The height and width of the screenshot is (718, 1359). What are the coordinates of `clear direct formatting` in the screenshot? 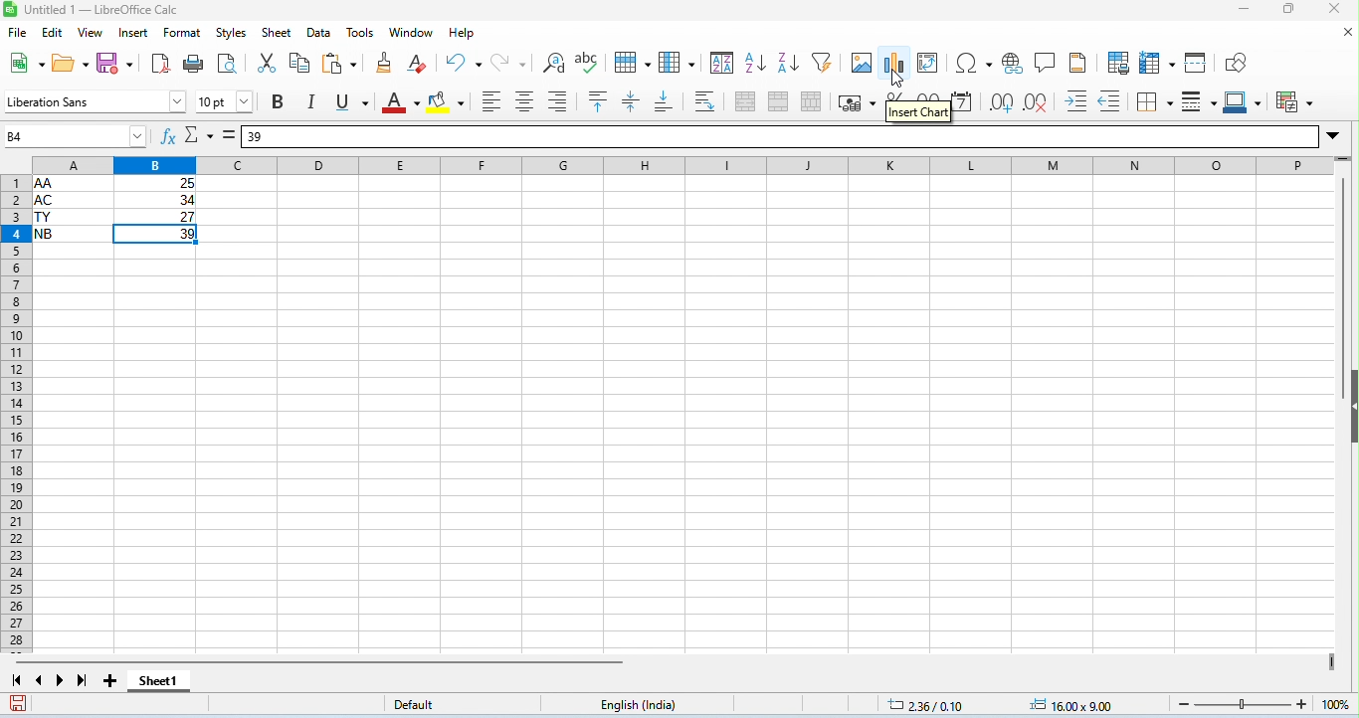 It's located at (417, 64).